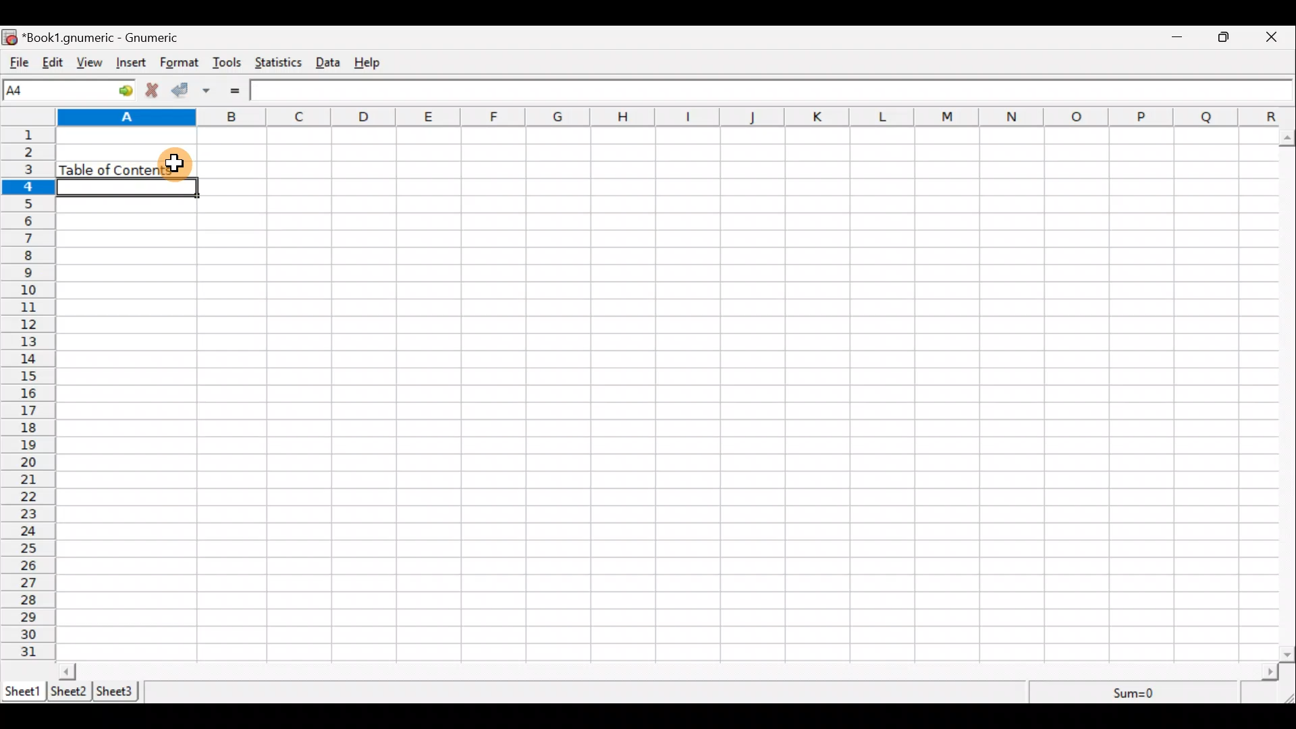 Image resolution: width=1296 pixels, height=729 pixels. What do you see at coordinates (332, 63) in the screenshot?
I see `Data` at bounding box center [332, 63].